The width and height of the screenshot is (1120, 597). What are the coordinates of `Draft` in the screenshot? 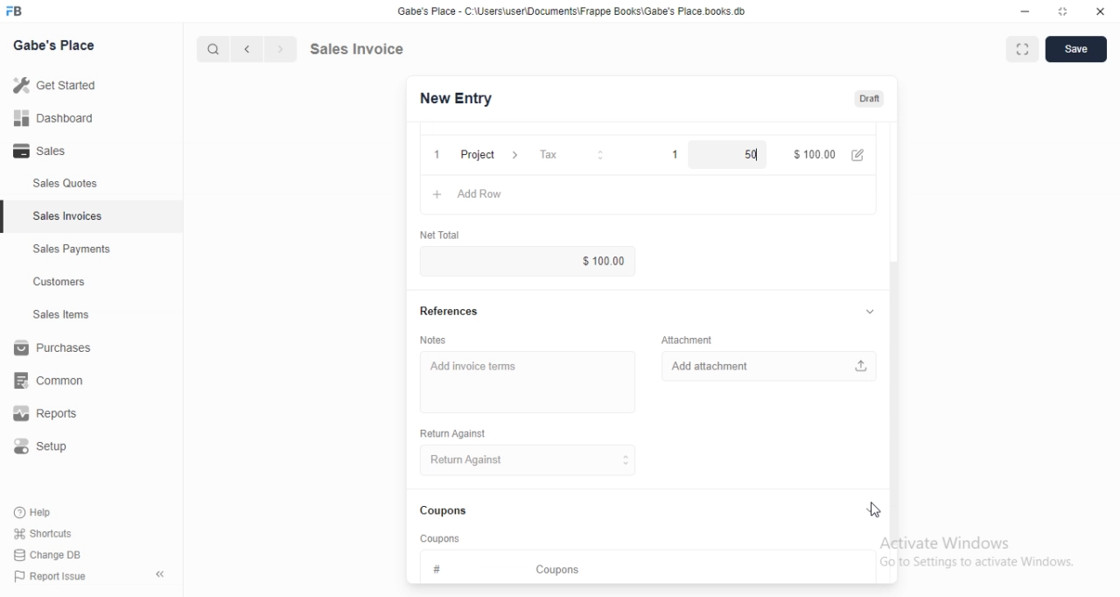 It's located at (871, 99).